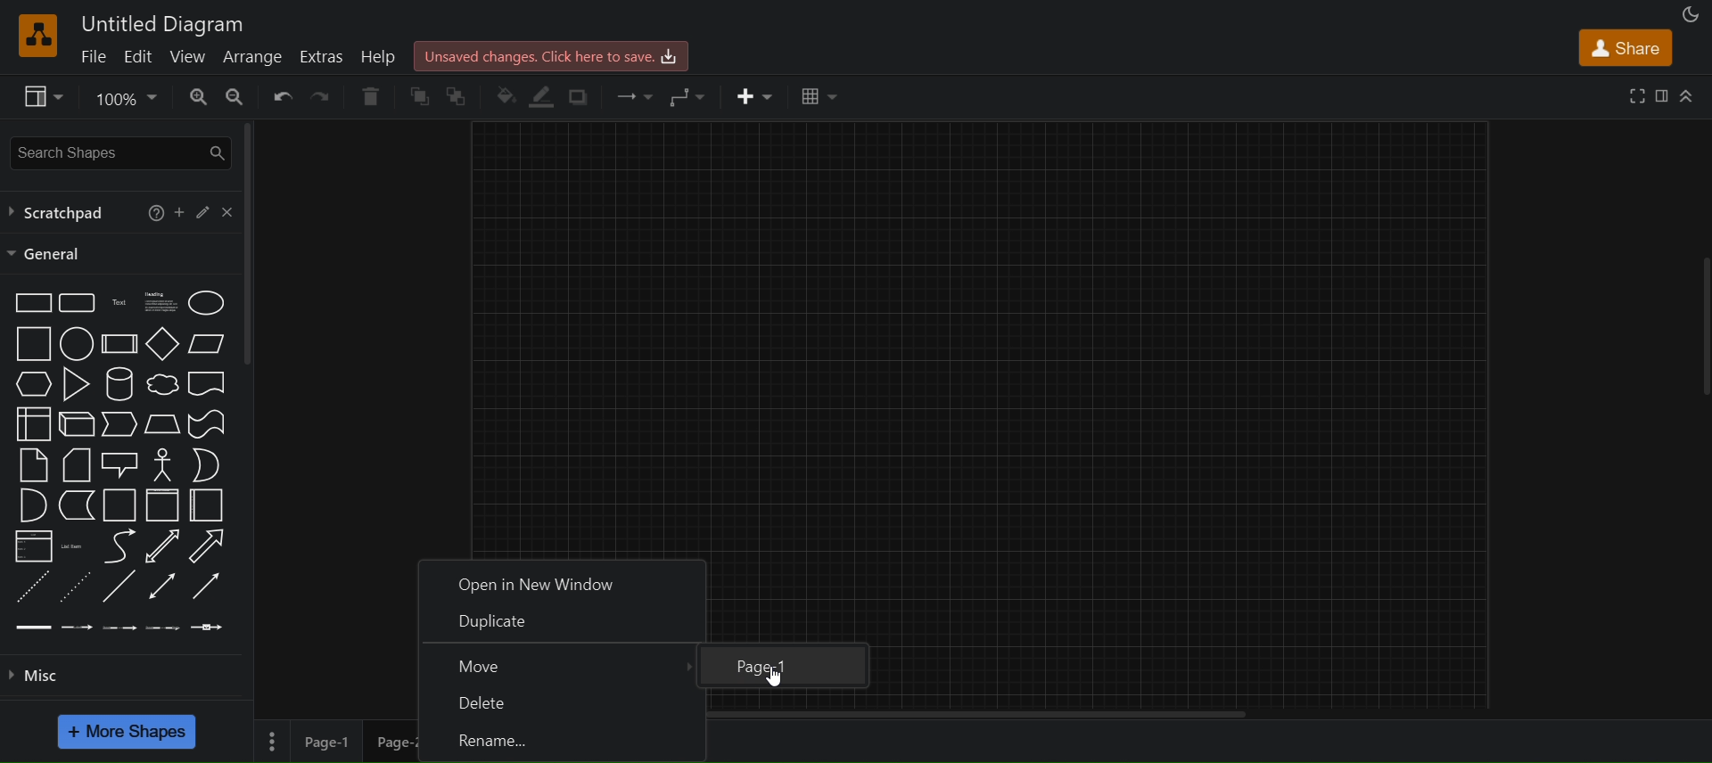 This screenshot has height=763, width=1712. I want to click on ellipse, so click(207, 302).